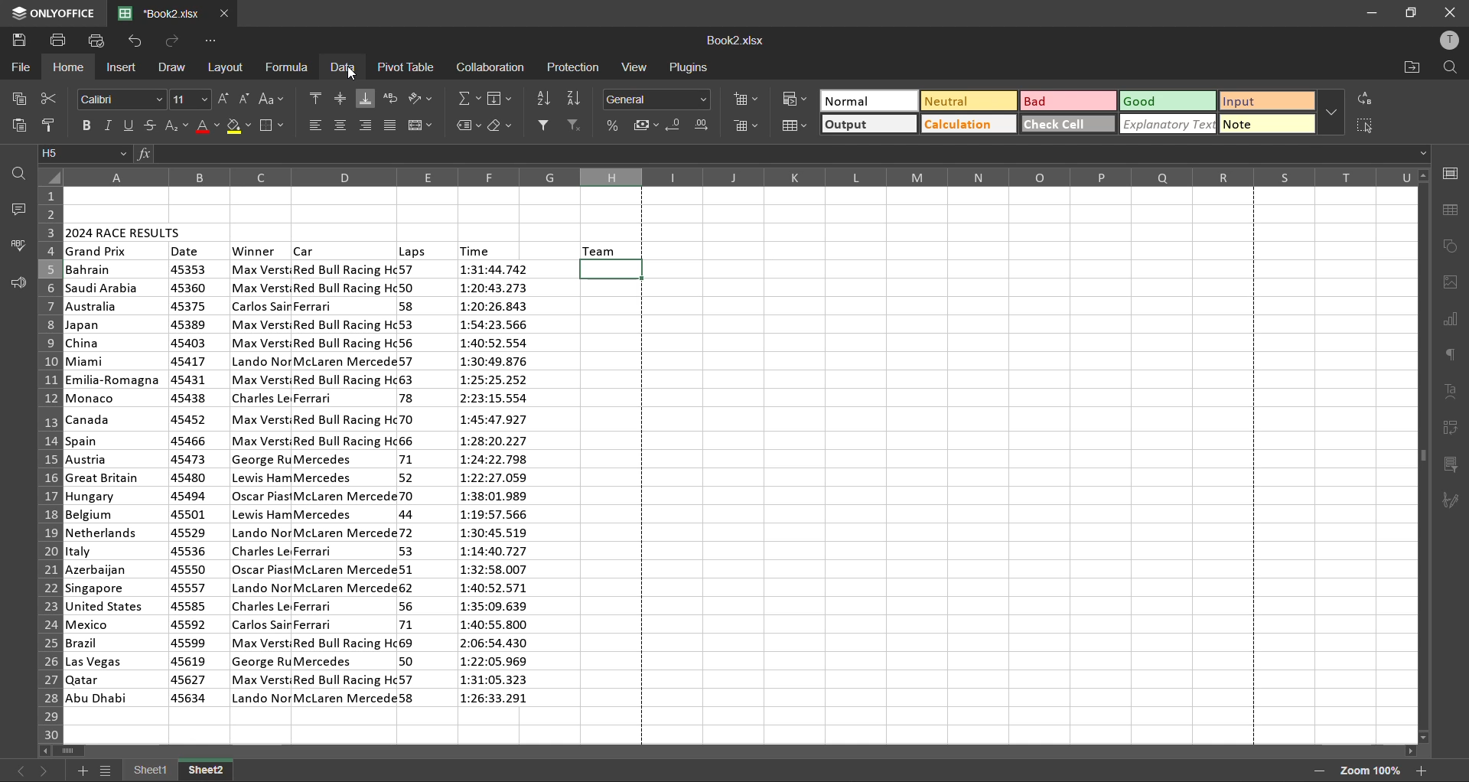  Describe the element at coordinates (239, 127) in the screenshot. I see `fill color` at that location.